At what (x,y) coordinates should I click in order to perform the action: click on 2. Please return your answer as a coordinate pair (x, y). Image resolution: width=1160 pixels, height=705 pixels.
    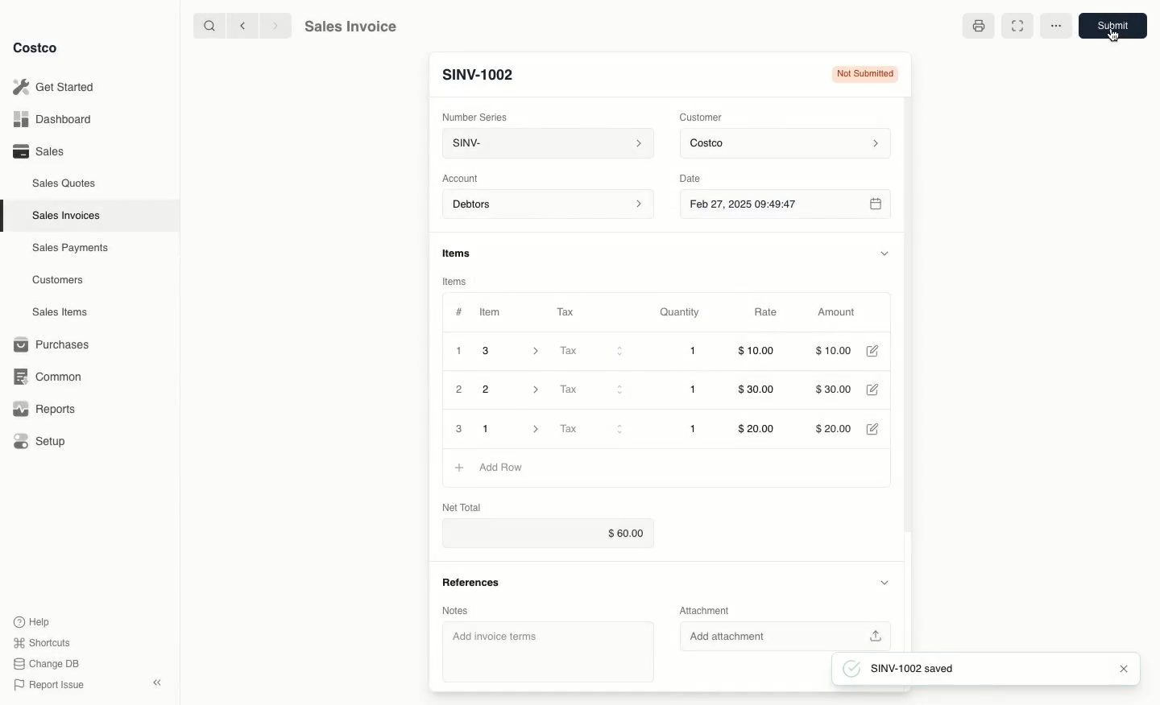
    Looking at the image, I should click on (513, 390).